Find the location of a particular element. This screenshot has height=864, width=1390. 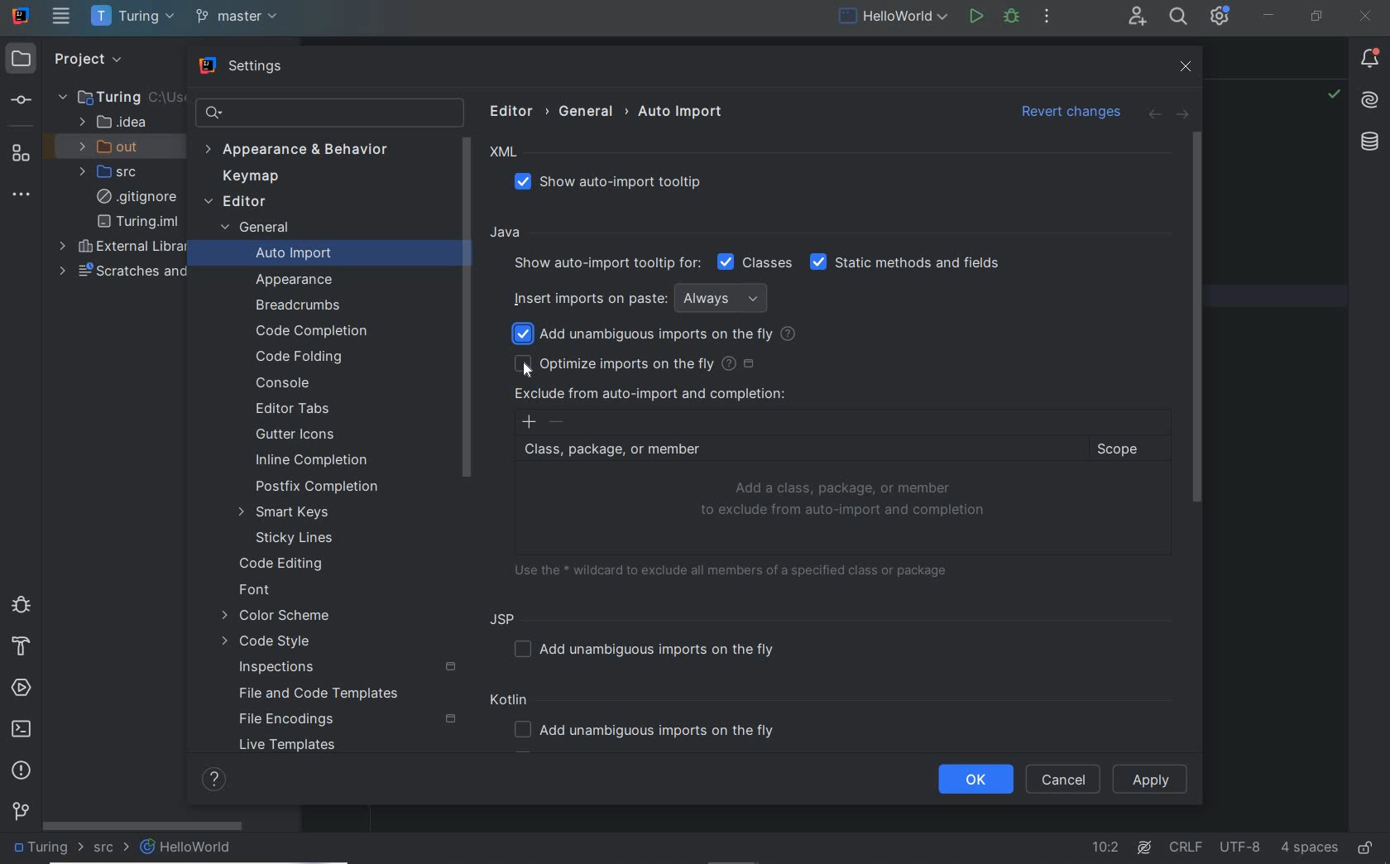

Git is located at coordinates (22, 814).